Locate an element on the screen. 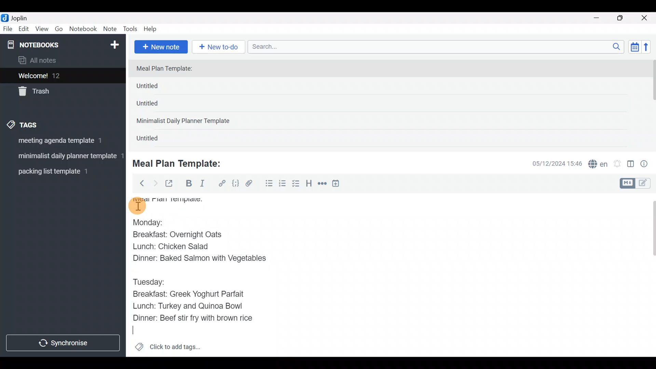  Dinner: Beef stir fry with brown rice is located at coordinates (193, 319).